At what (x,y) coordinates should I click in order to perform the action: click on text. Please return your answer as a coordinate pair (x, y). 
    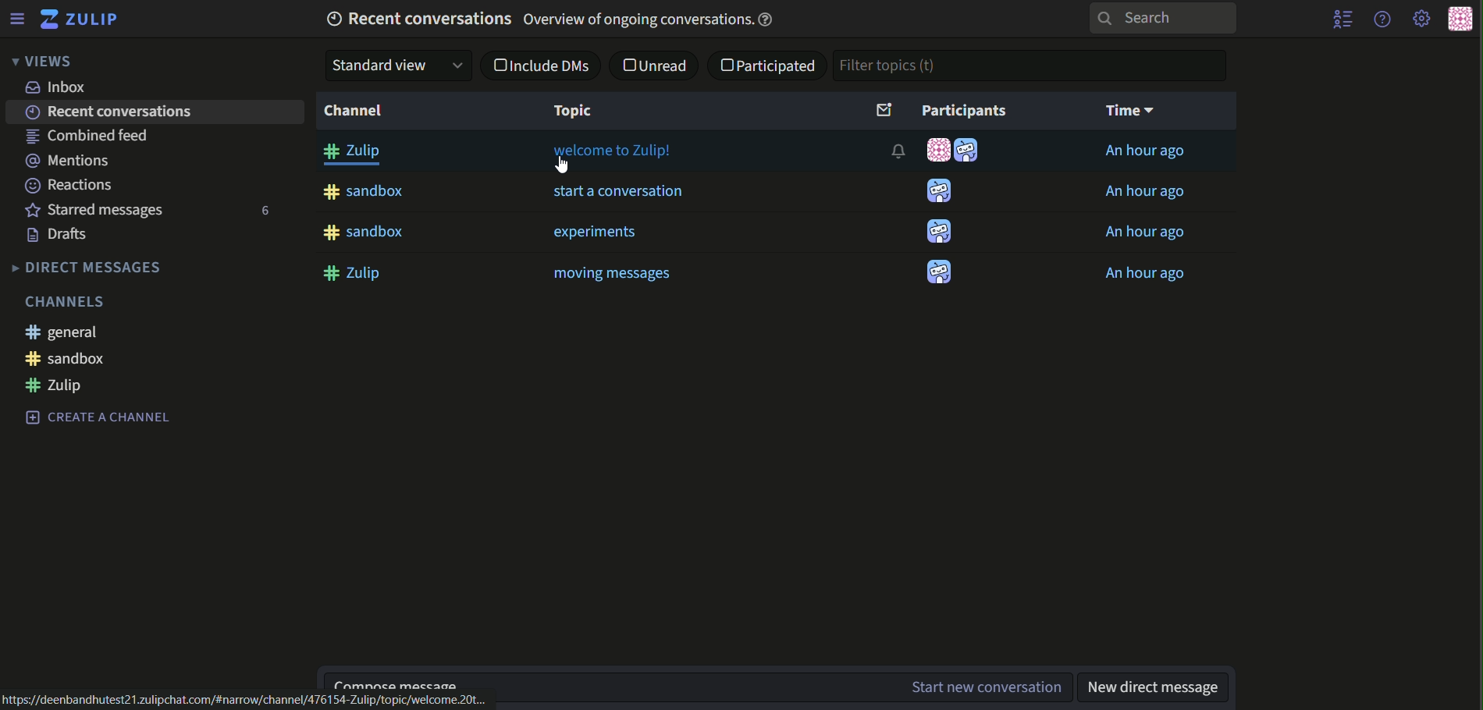
    Looking at the image, I should click on (95, 137).